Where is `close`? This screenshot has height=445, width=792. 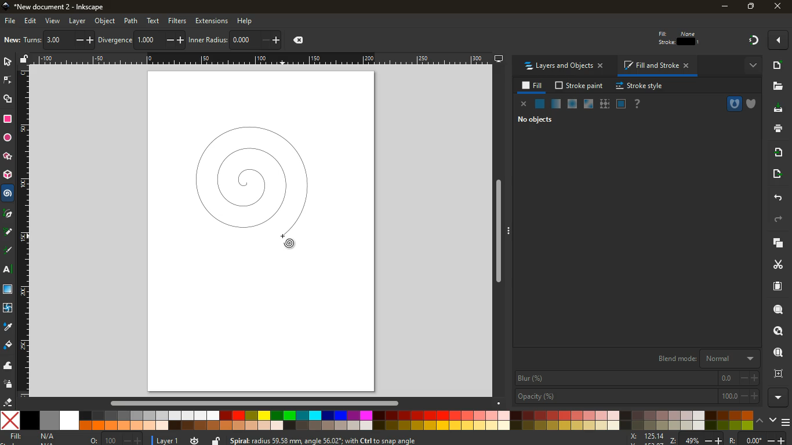 close is located at coordinates (524, 104).